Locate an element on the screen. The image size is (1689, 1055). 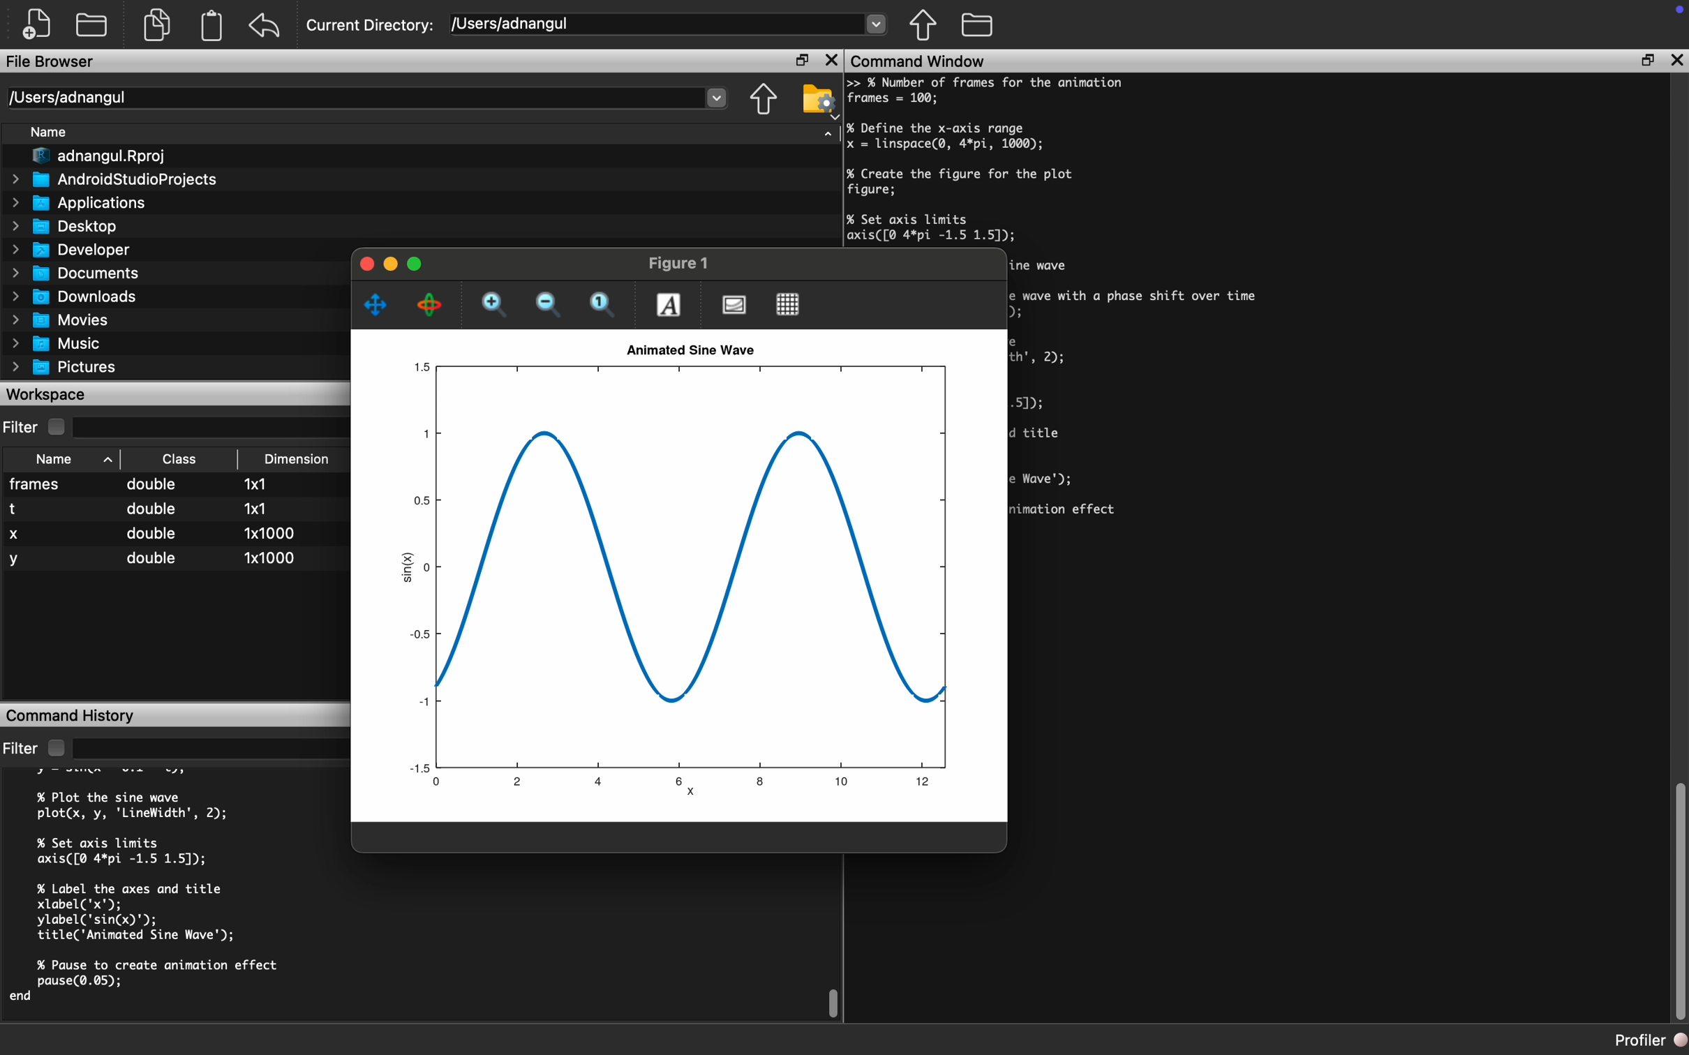
Filter is located at coordinates (22, 426).